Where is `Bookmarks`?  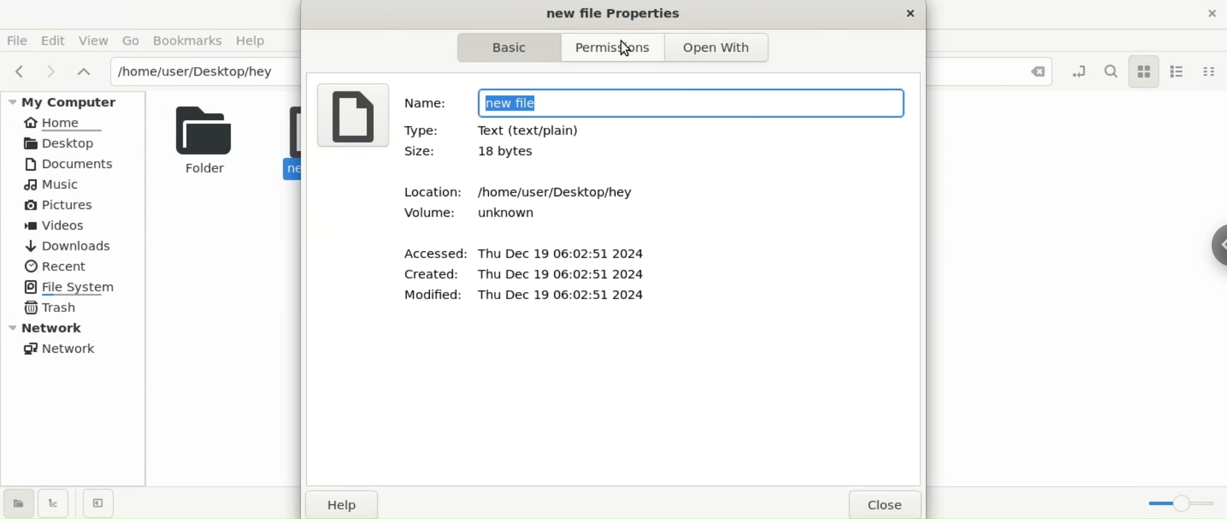 Bookmarks is located at coordinates (186, 41).